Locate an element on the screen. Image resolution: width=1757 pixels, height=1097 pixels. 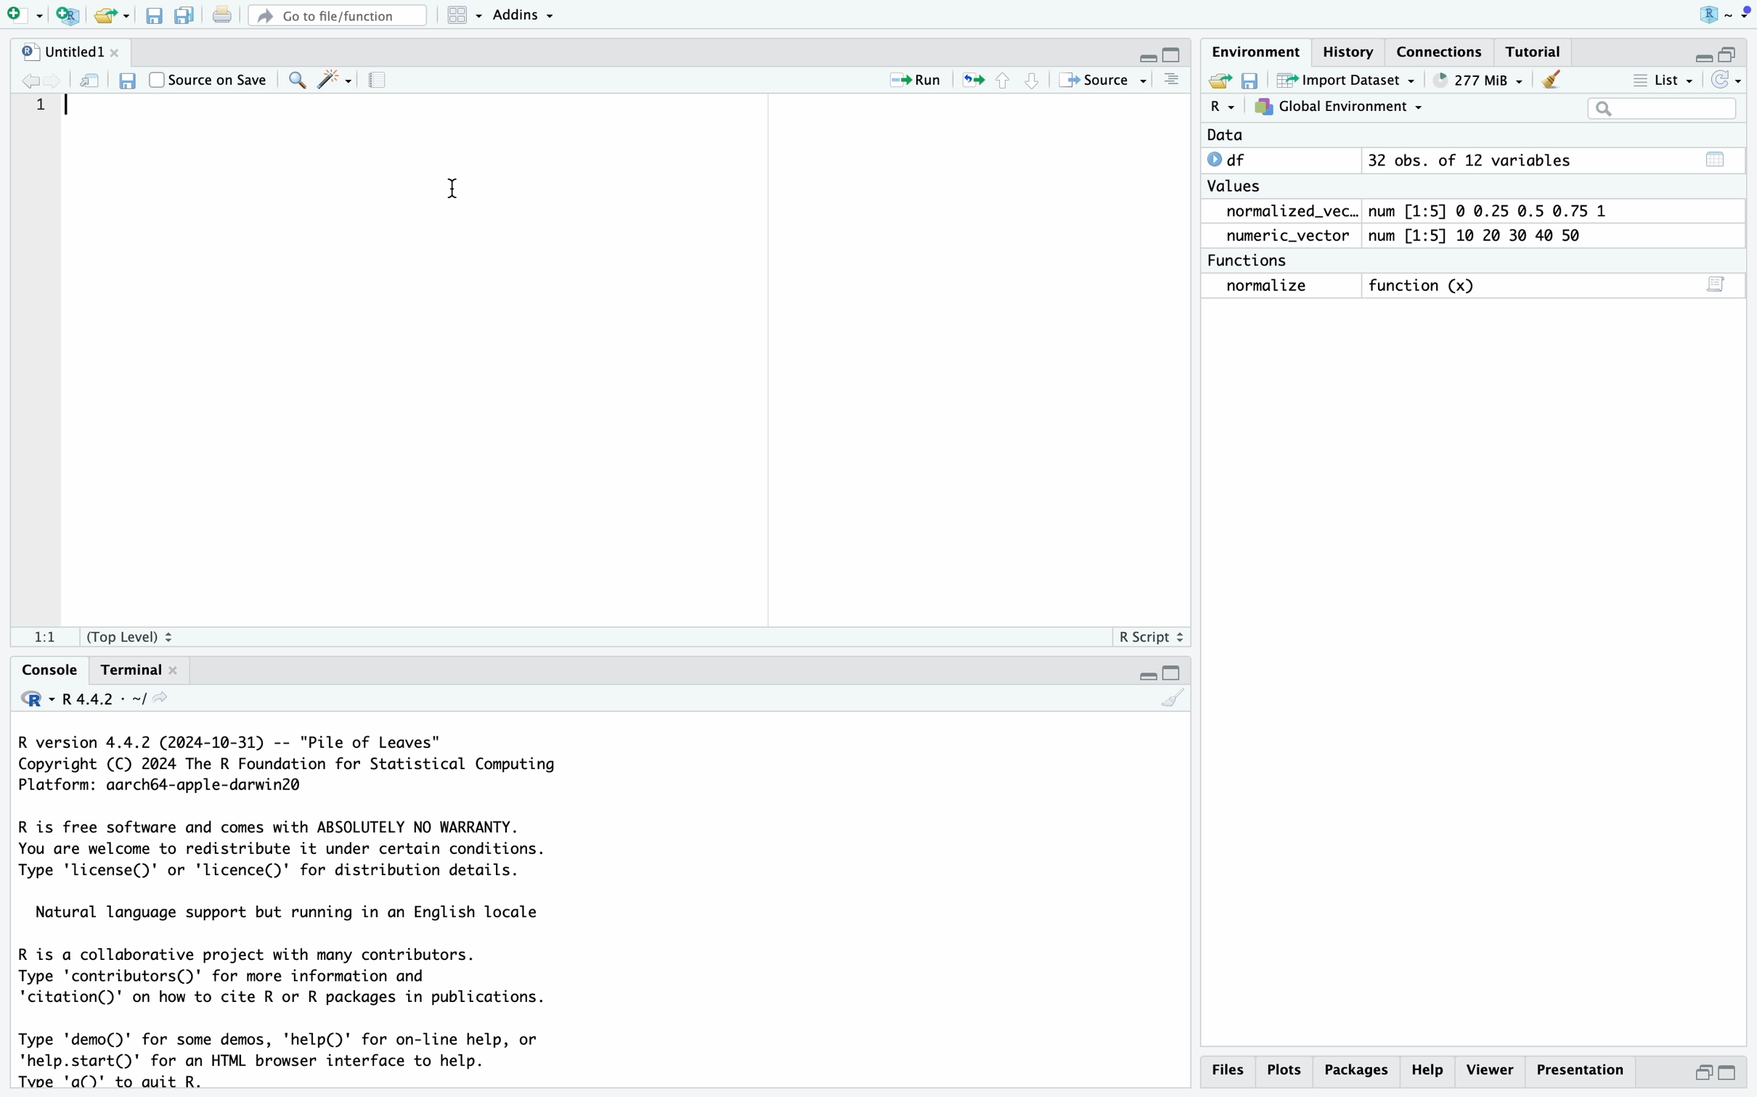
search bar is located at coordinates (1658, 107).